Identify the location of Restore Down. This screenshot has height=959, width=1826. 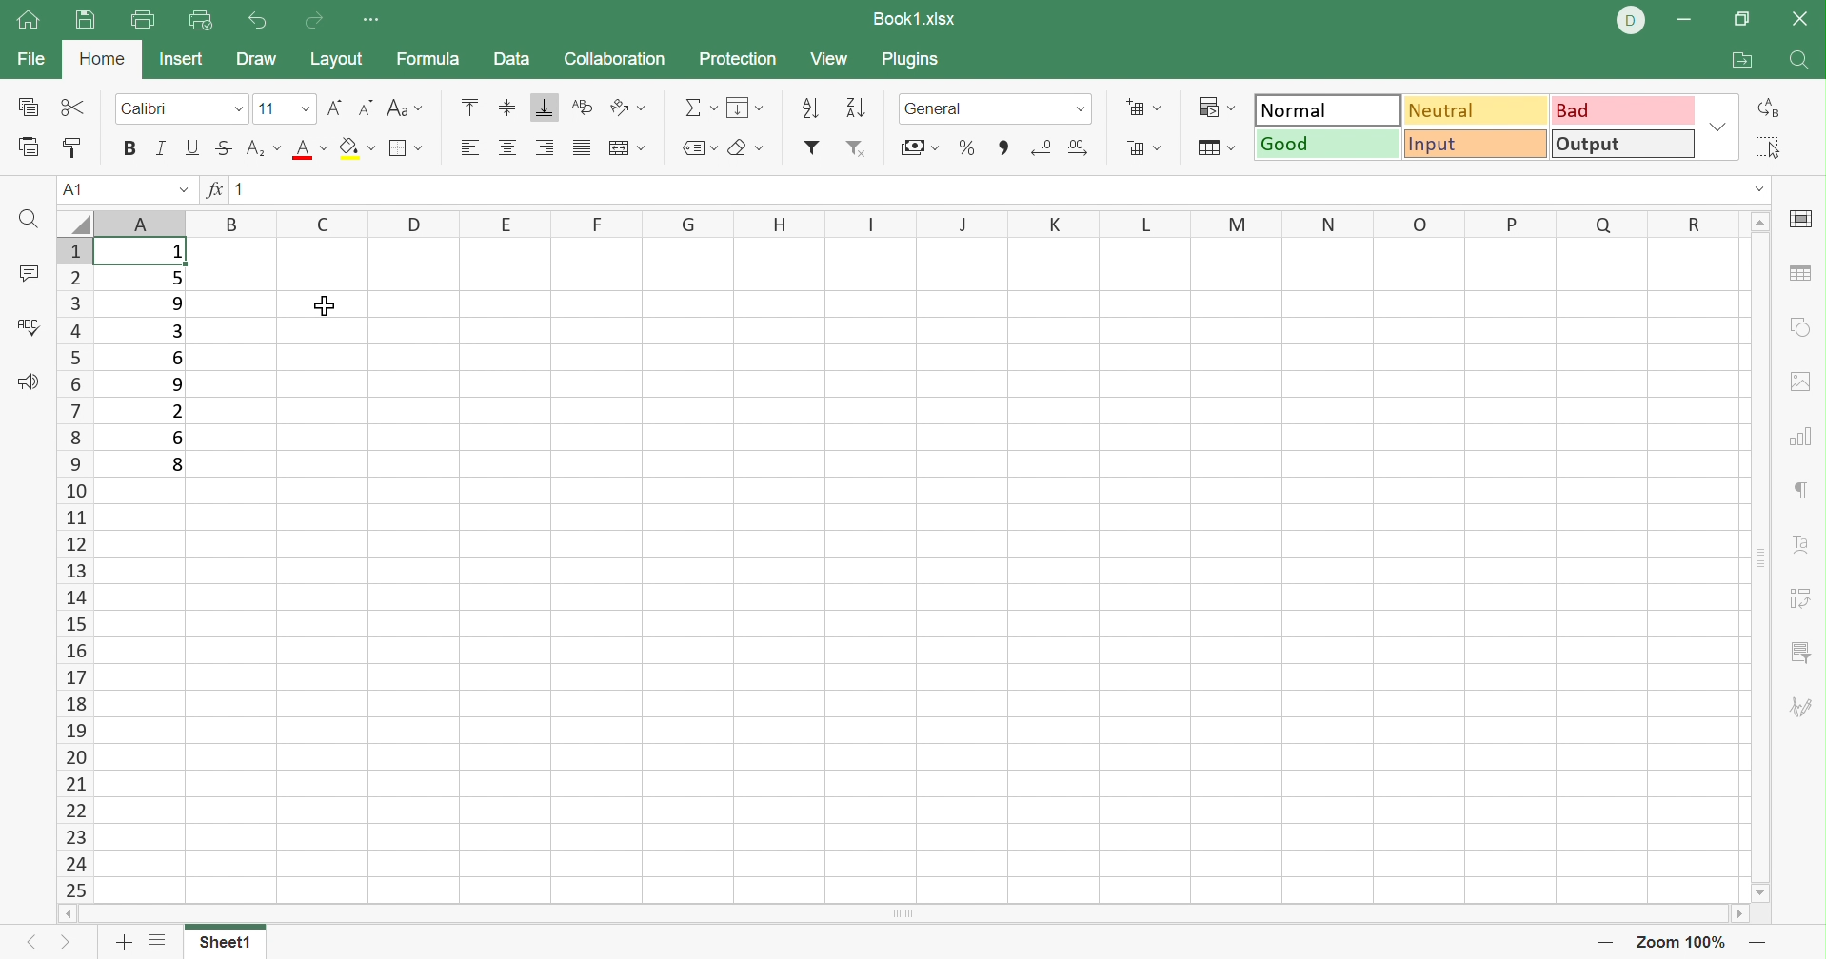
(1746, 16).